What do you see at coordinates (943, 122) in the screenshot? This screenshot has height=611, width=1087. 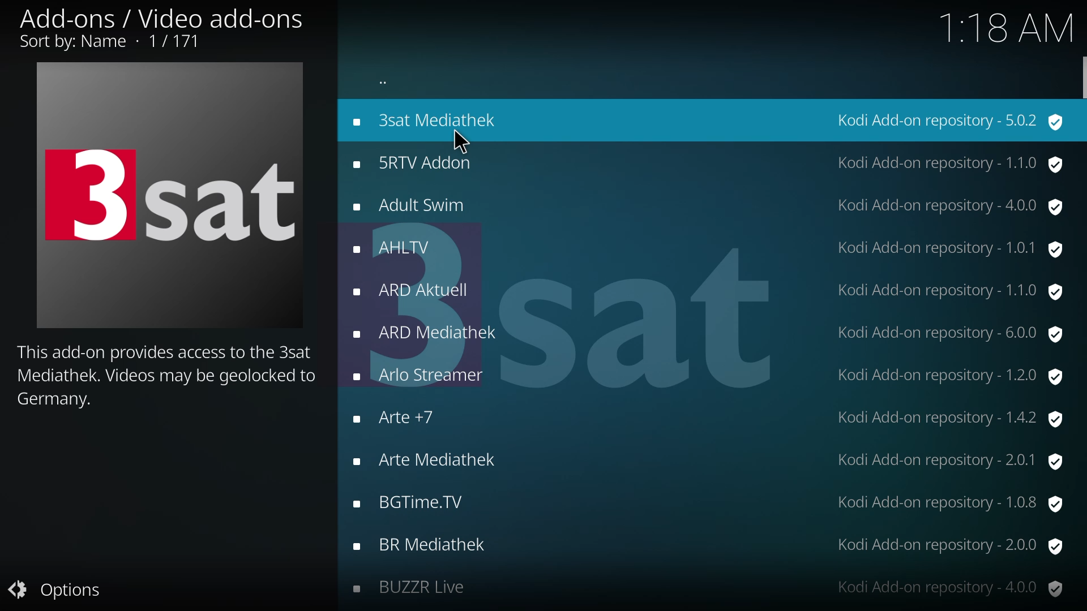 I see `version` at bounding box center [943, 122].